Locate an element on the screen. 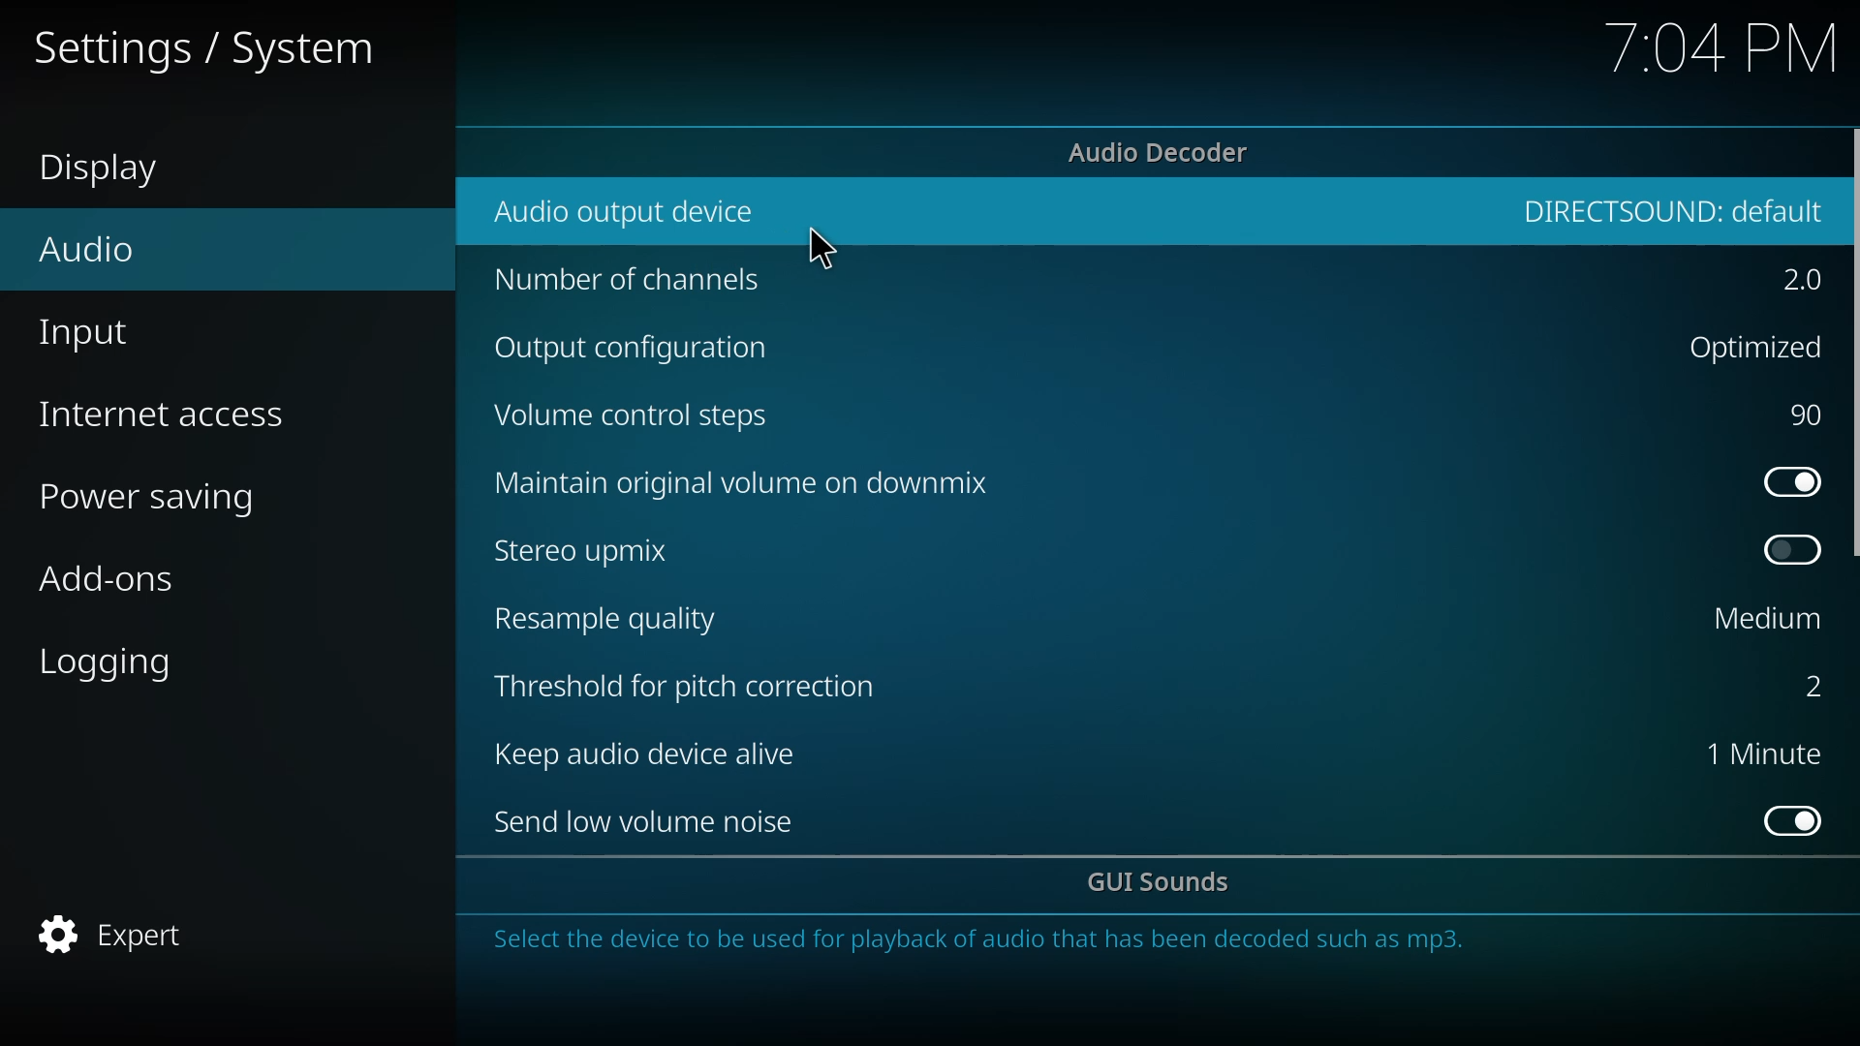  enable is located at coordinates (1793, 549).